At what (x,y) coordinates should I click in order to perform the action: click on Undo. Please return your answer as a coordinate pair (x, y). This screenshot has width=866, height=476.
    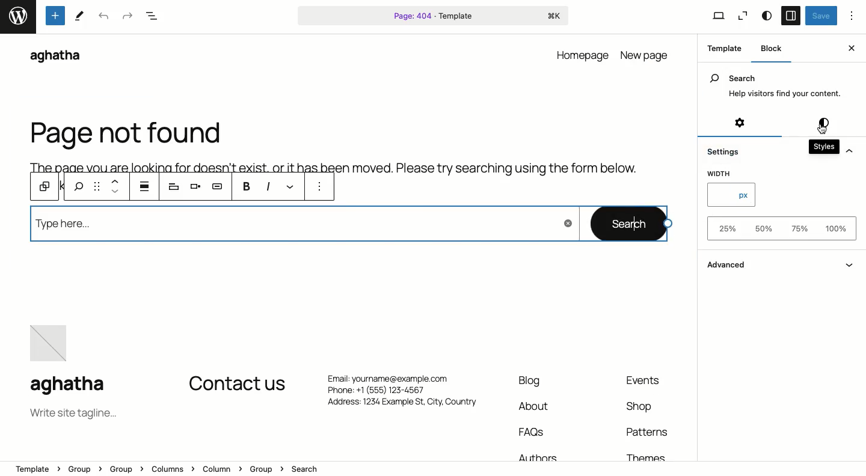
    Looking at the image, I should click on (103, 16).